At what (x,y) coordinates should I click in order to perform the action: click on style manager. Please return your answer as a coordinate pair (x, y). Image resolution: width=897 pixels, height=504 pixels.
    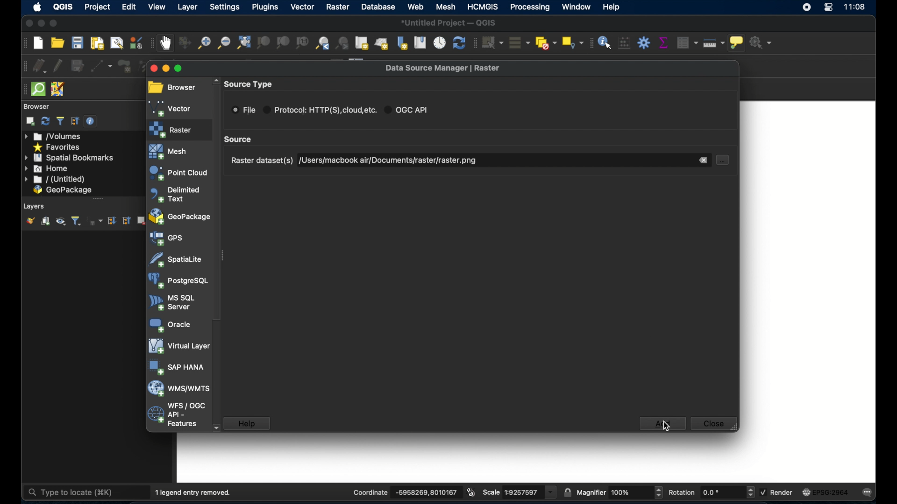
    Looking at the image, I should click on (135, 42).